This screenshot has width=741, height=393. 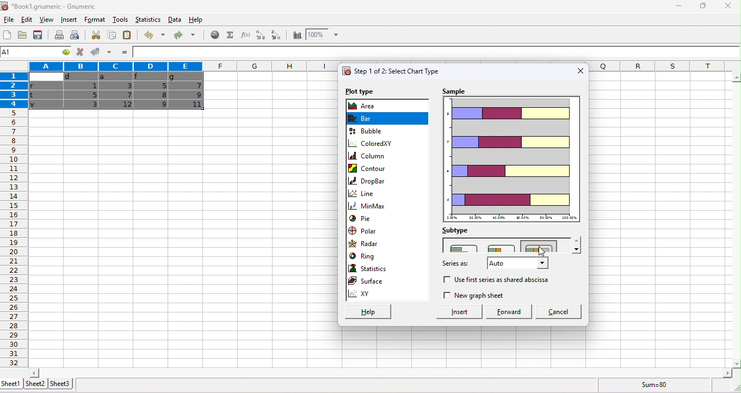 What do you see at coordinates (653, 386) in the screenshot?
I see `sum=80` at bounding box center [653, 386].